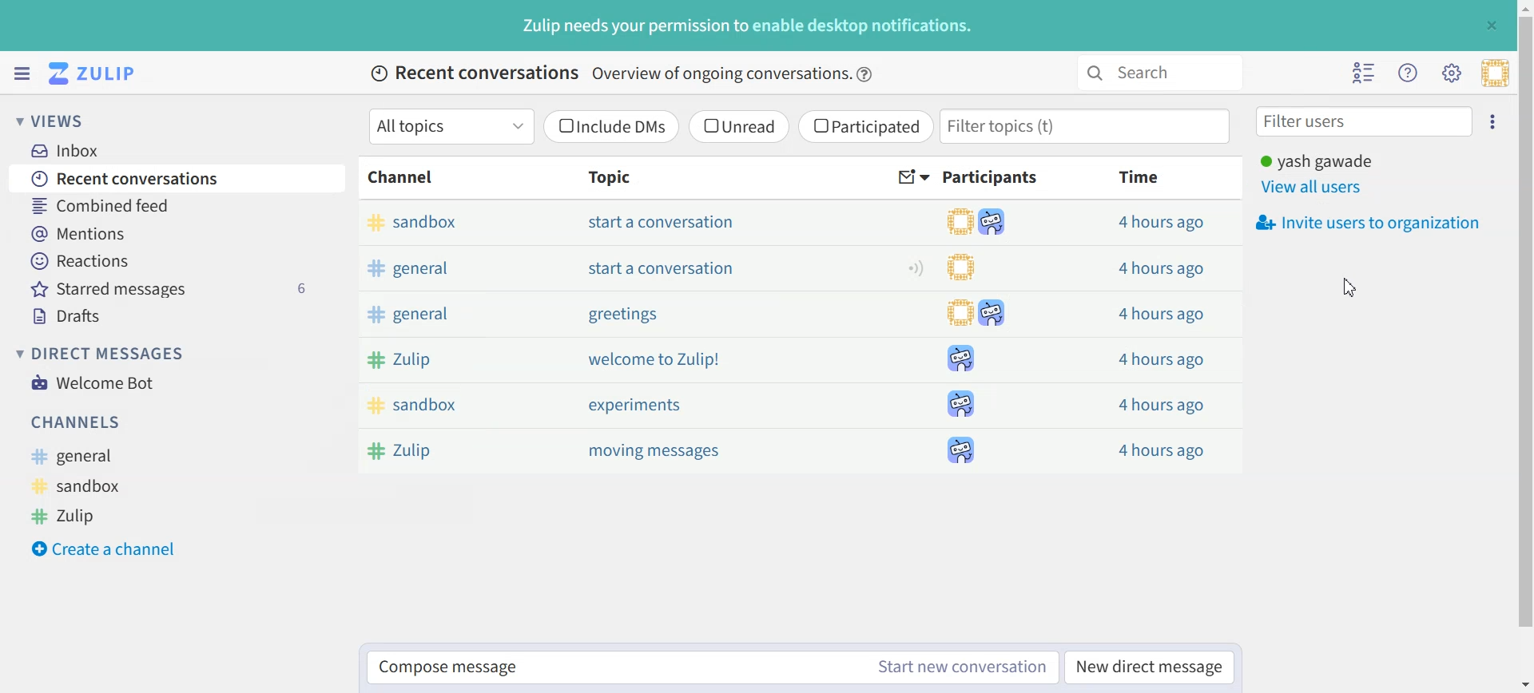 The height and width of the screenshot is (693, 1534). Describe the element at coordinates (1157, 73) in the screenshot. I see `search` at that location.